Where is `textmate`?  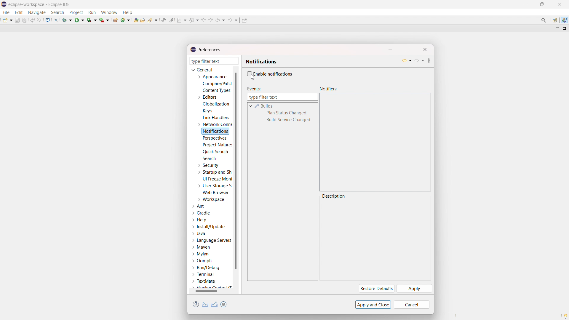 textmate is located at coordinates (204, 281).